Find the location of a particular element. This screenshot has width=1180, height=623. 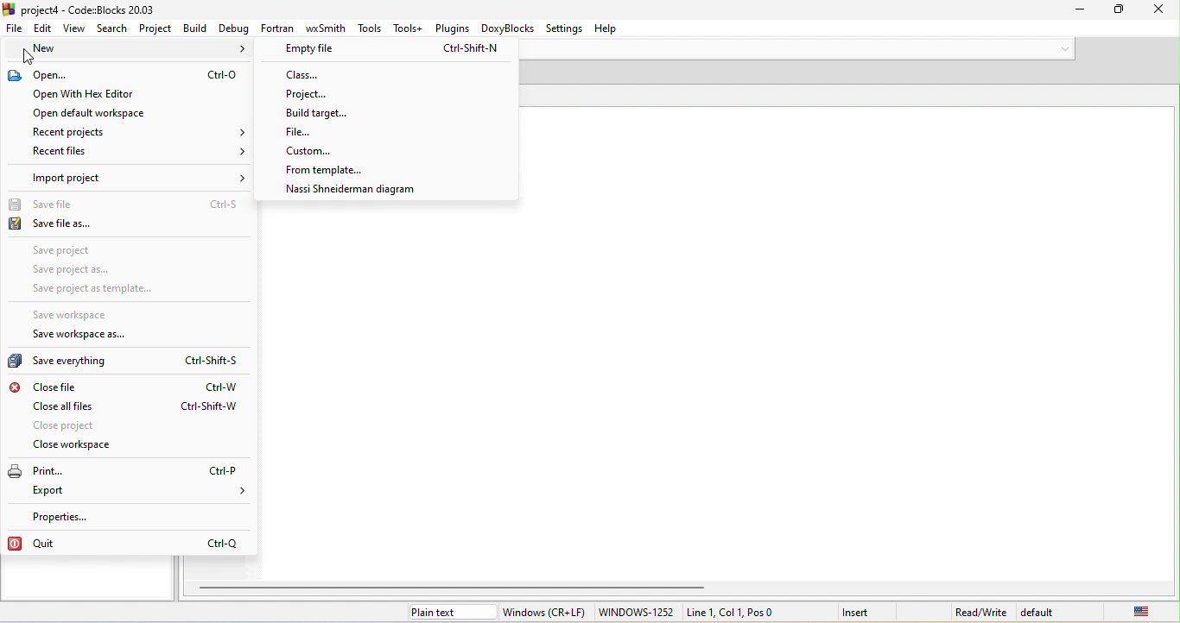

close project is located at coordinates (84, 425).